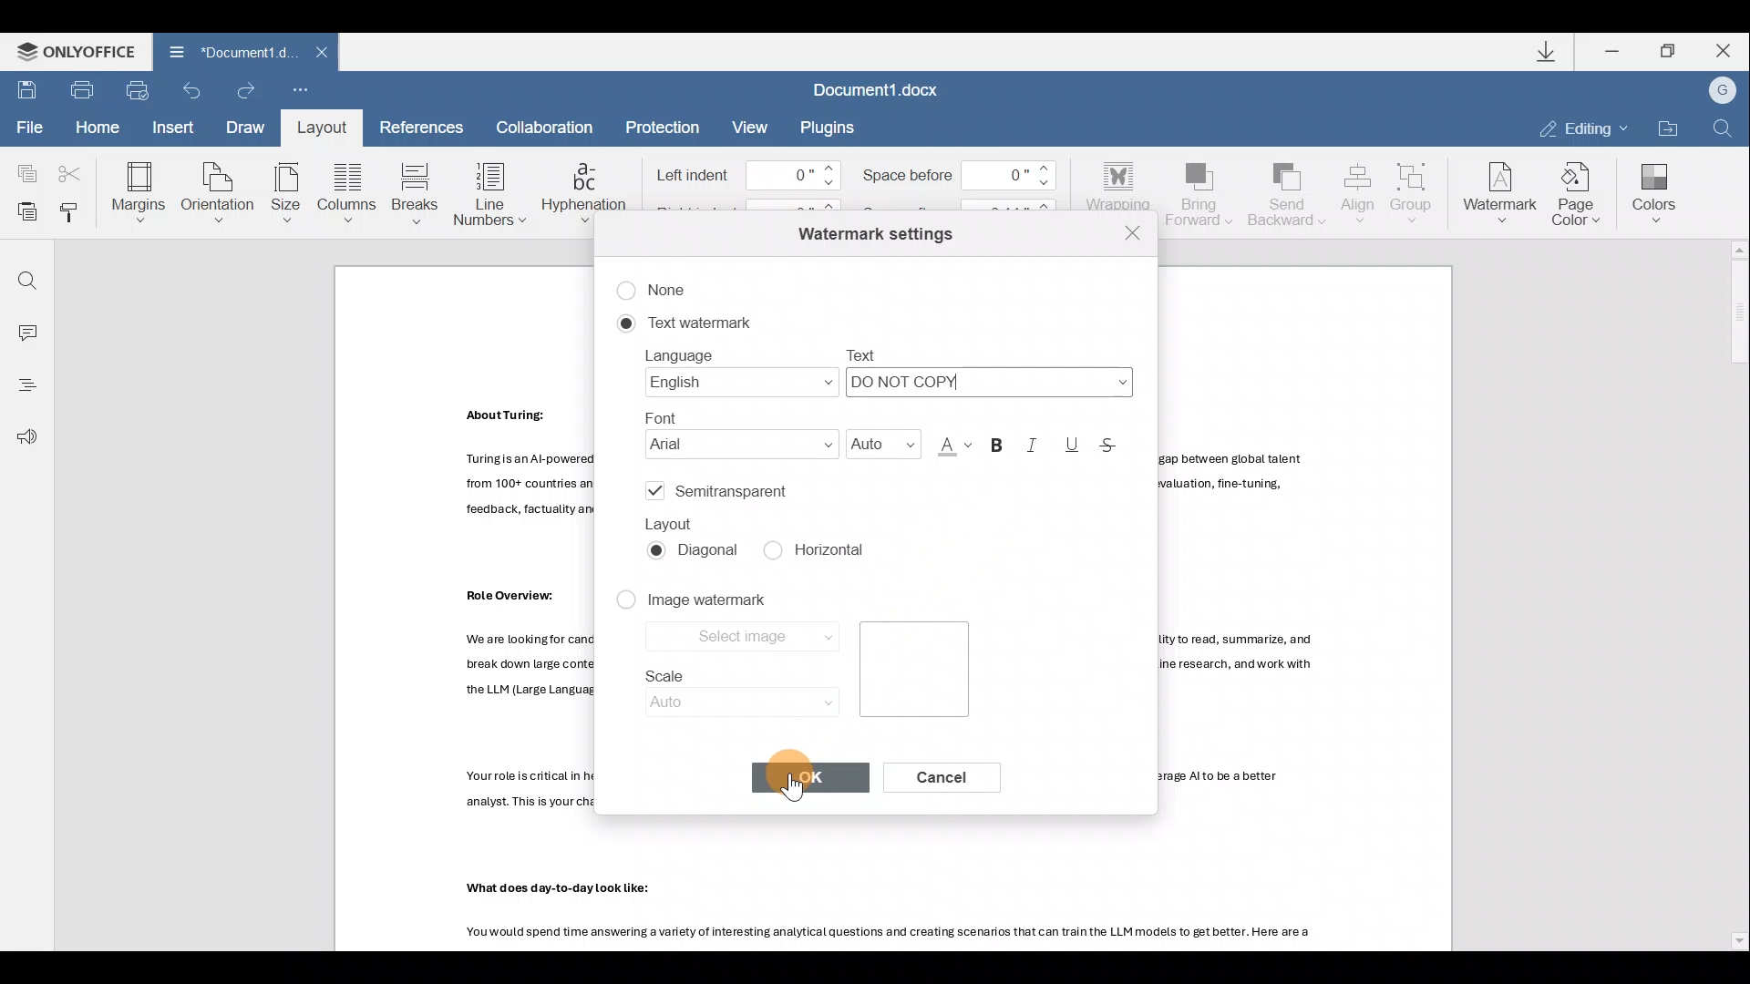  I want to click on Margins, so click(142, 189).